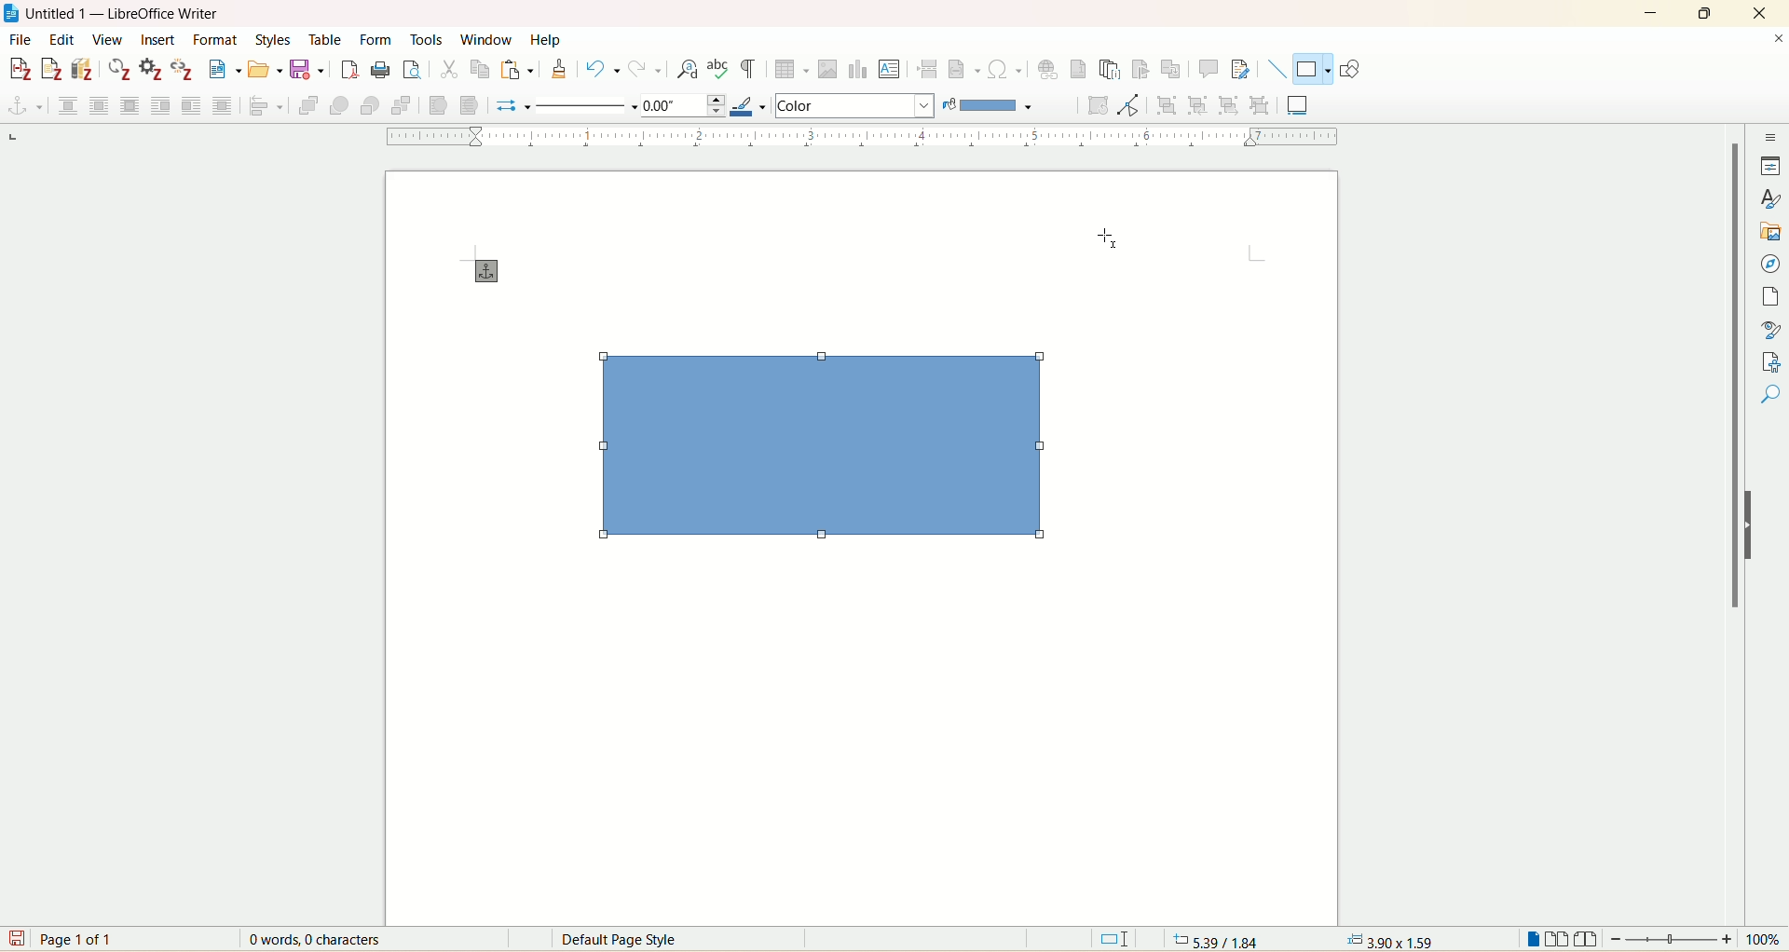 The image size is (1789, 952). I want to click on styles, so click(278, 40).